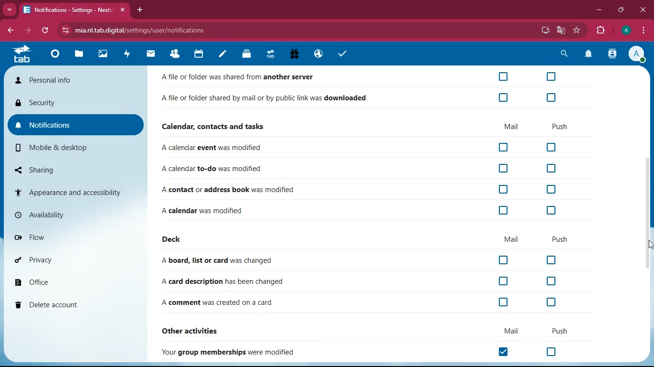  I want to click on friends, so click(177, 54).